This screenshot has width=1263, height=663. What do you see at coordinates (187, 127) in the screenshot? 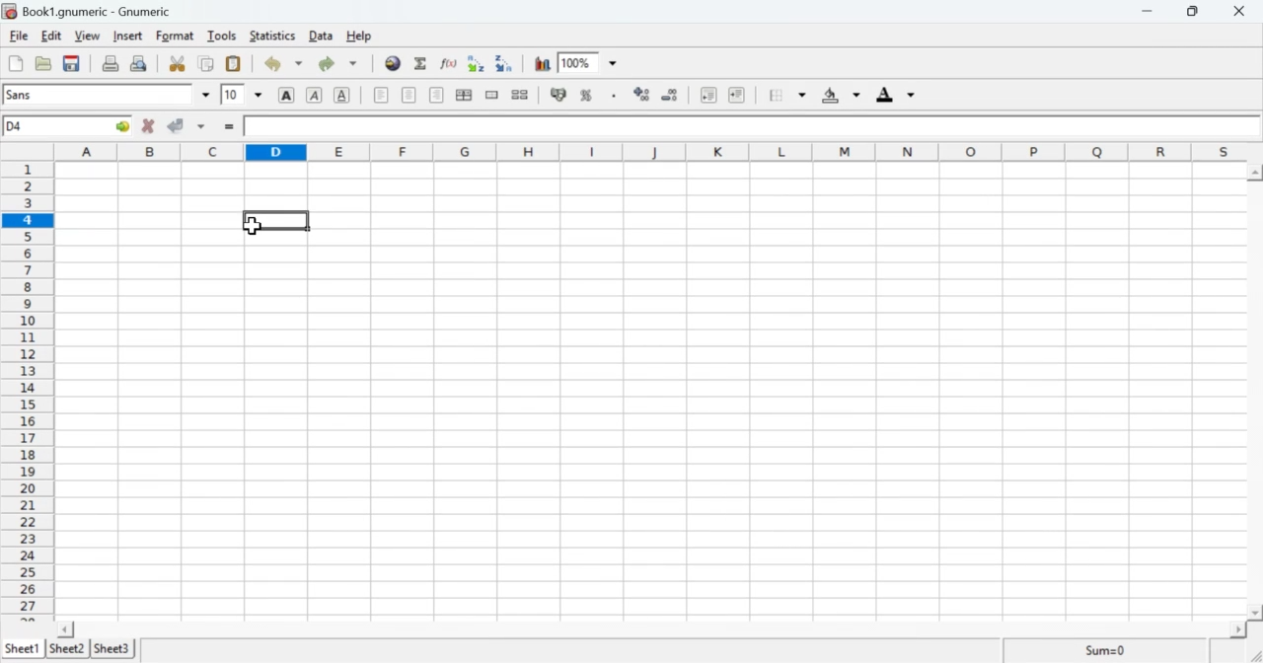
I see `Accept change` at bounding box center [187, 127].